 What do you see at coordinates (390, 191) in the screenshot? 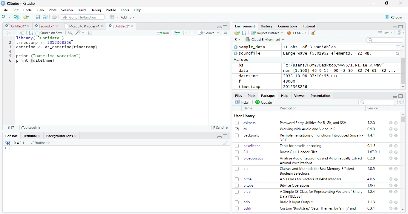
I see `help` at bounding box center [390, 191].